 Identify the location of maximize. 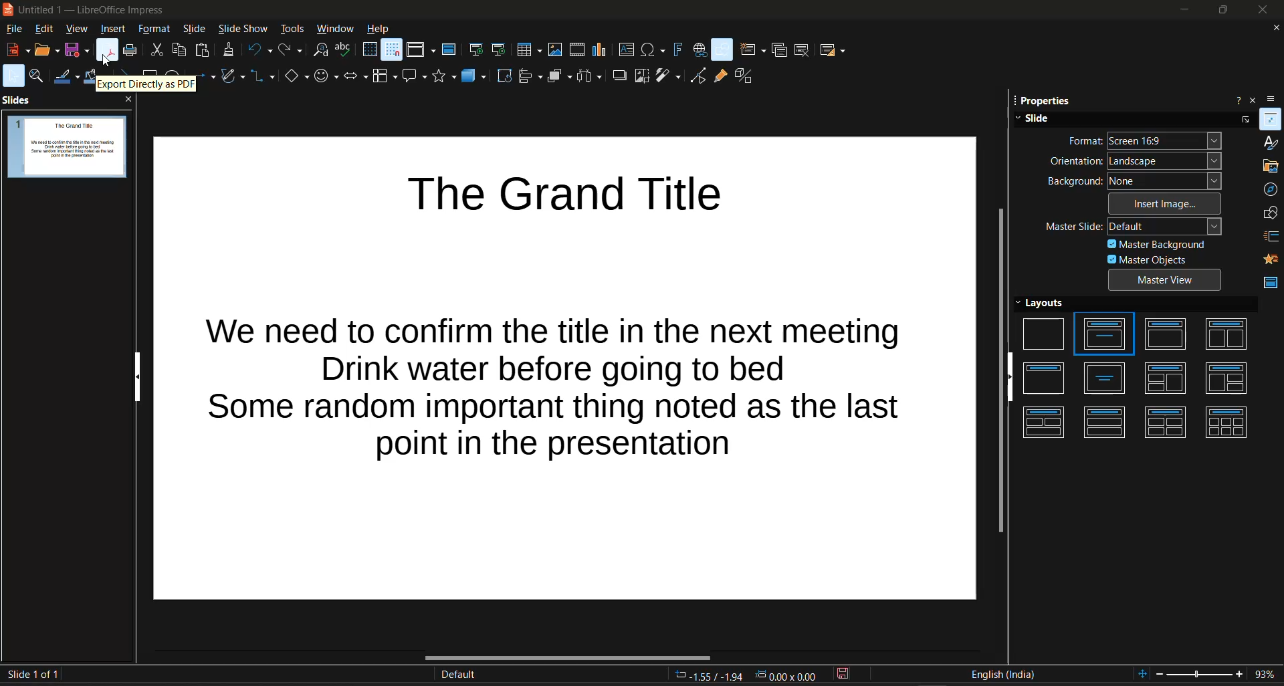
(1220, 10).